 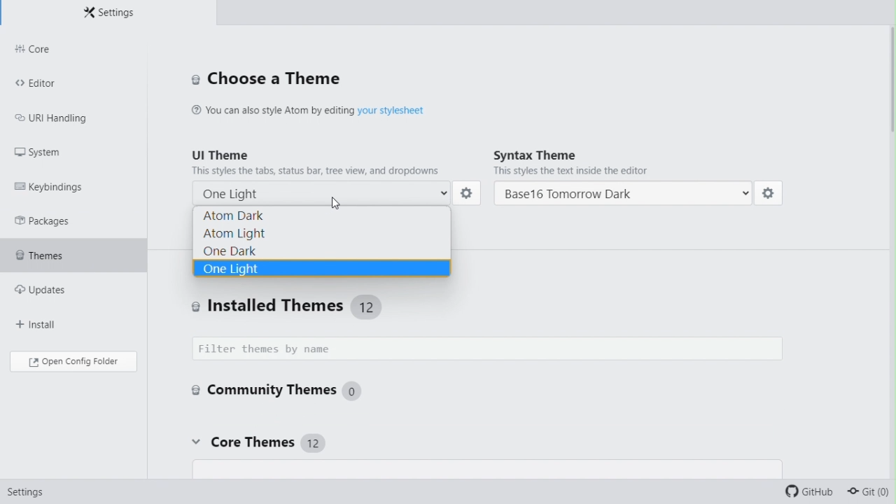 I want to click on Editor, so click(x=72, y=82).